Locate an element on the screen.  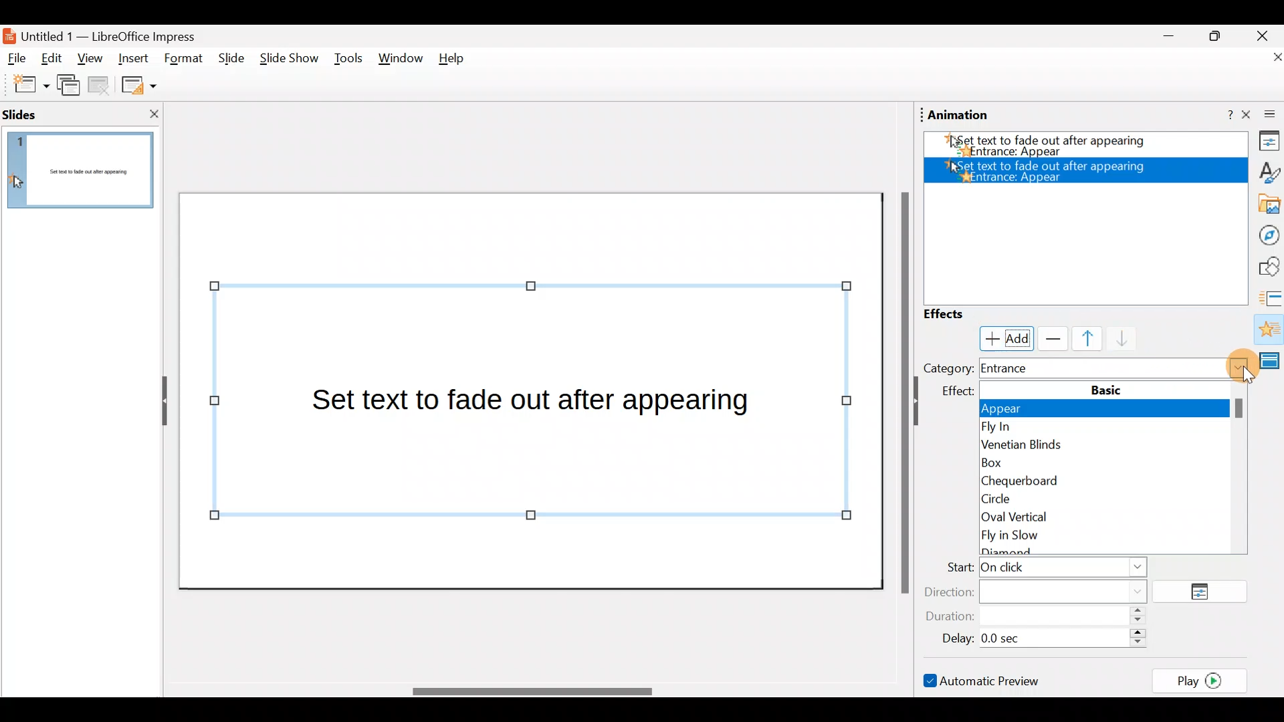
Format is located at coordinates (184, 59).